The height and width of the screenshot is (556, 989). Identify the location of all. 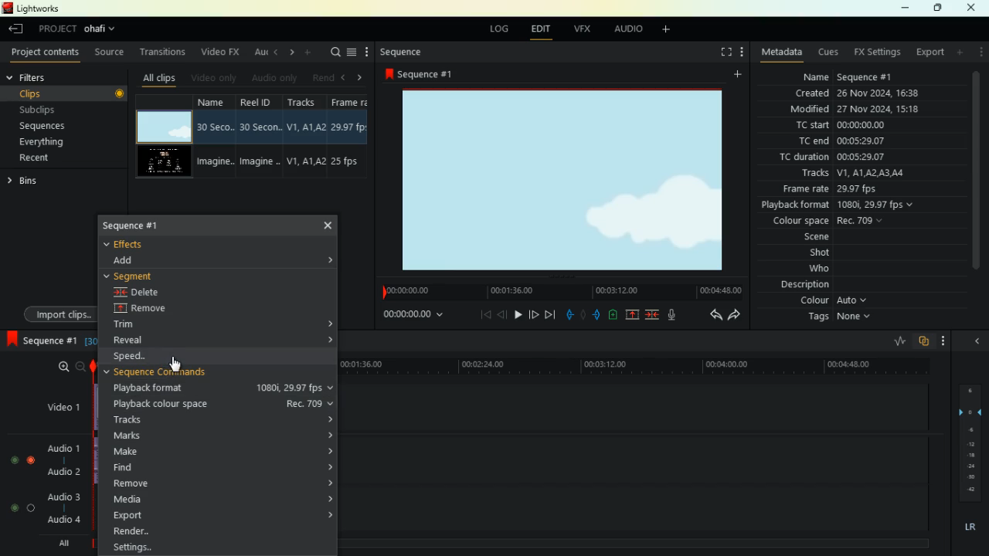
(66, 545).